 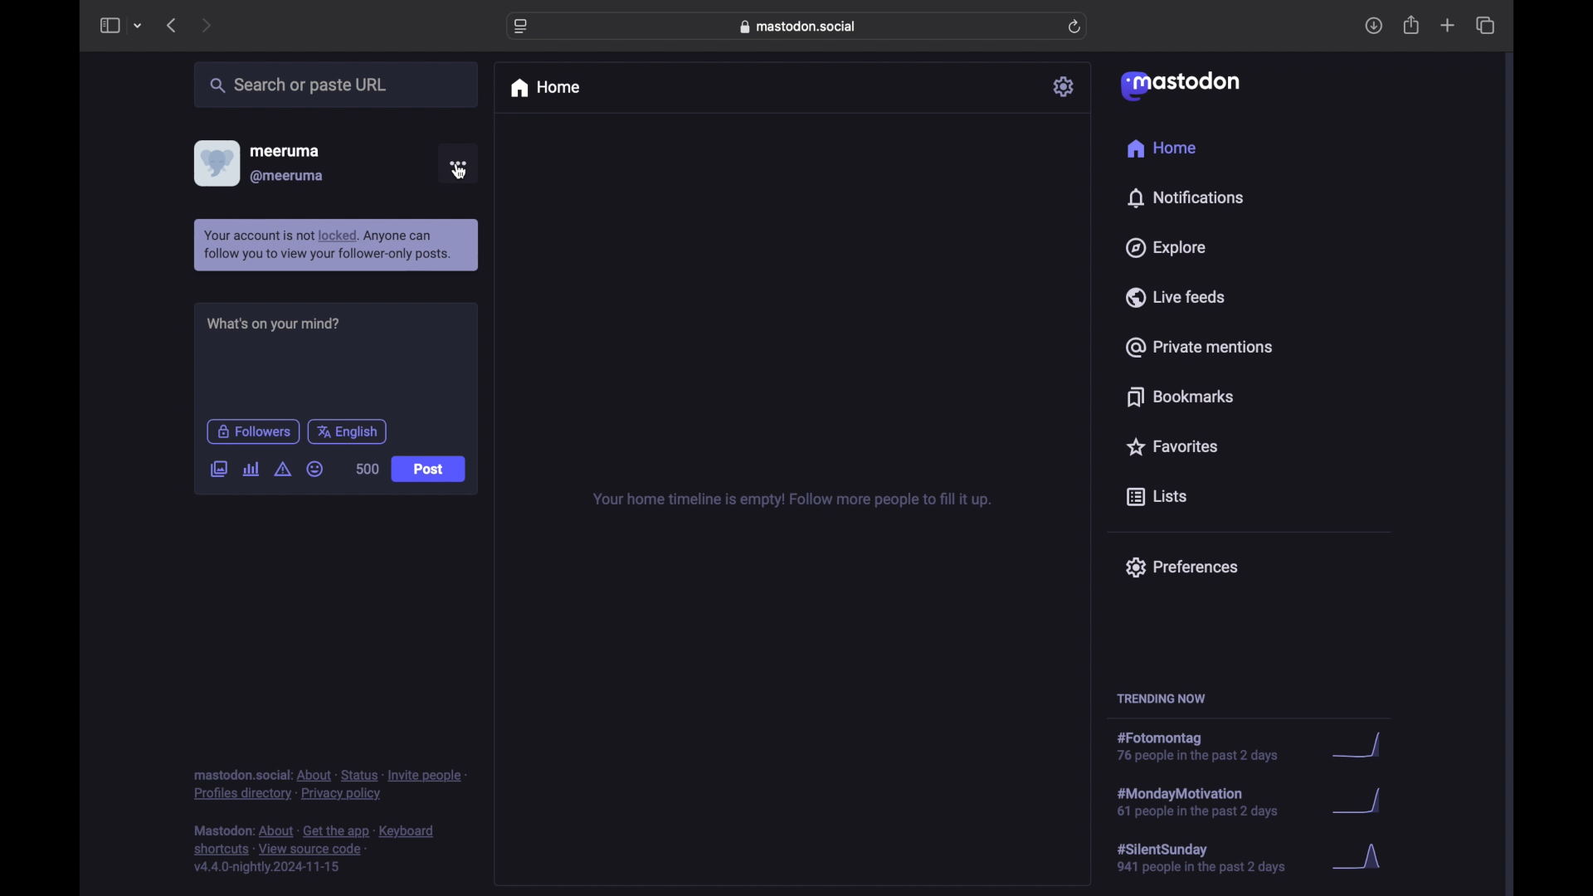 I want to click on sidebar, so click(x=109, y=26).